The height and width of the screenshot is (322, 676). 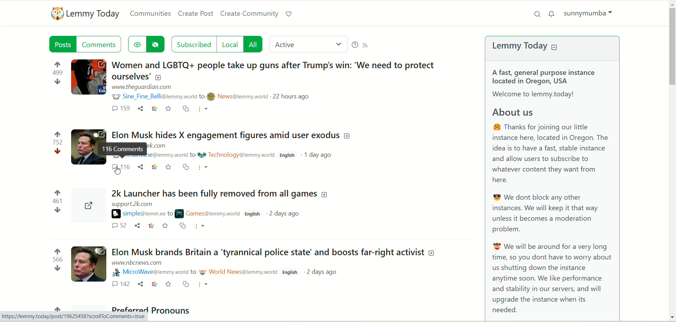 What do you see at coordinates (155, 167) in the screenshot?
I see `link` at bounding box center [155, 167].